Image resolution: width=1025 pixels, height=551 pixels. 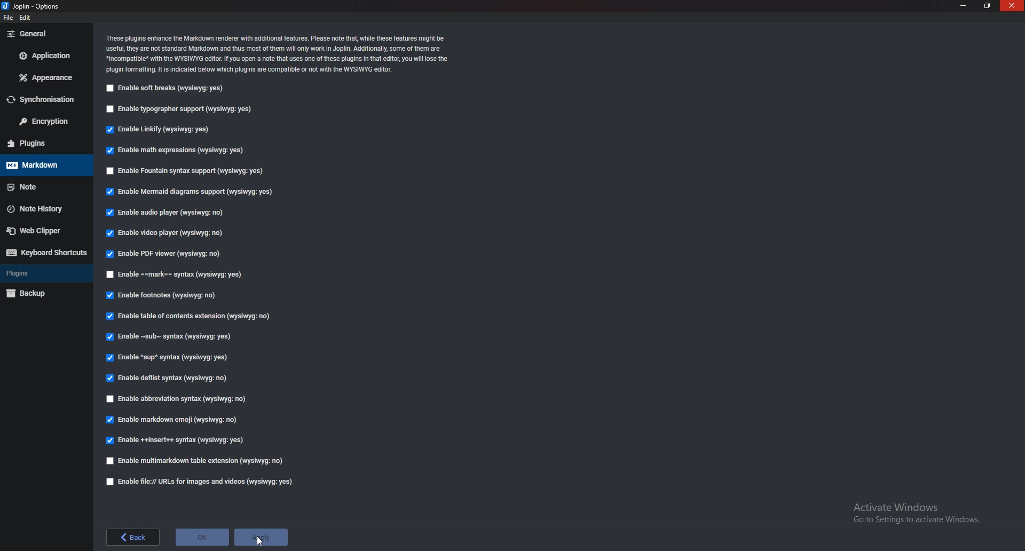 What do you see at coordinates (35, 294) in the screenshot?
I see `Back up` at bounding box center [35, 294].